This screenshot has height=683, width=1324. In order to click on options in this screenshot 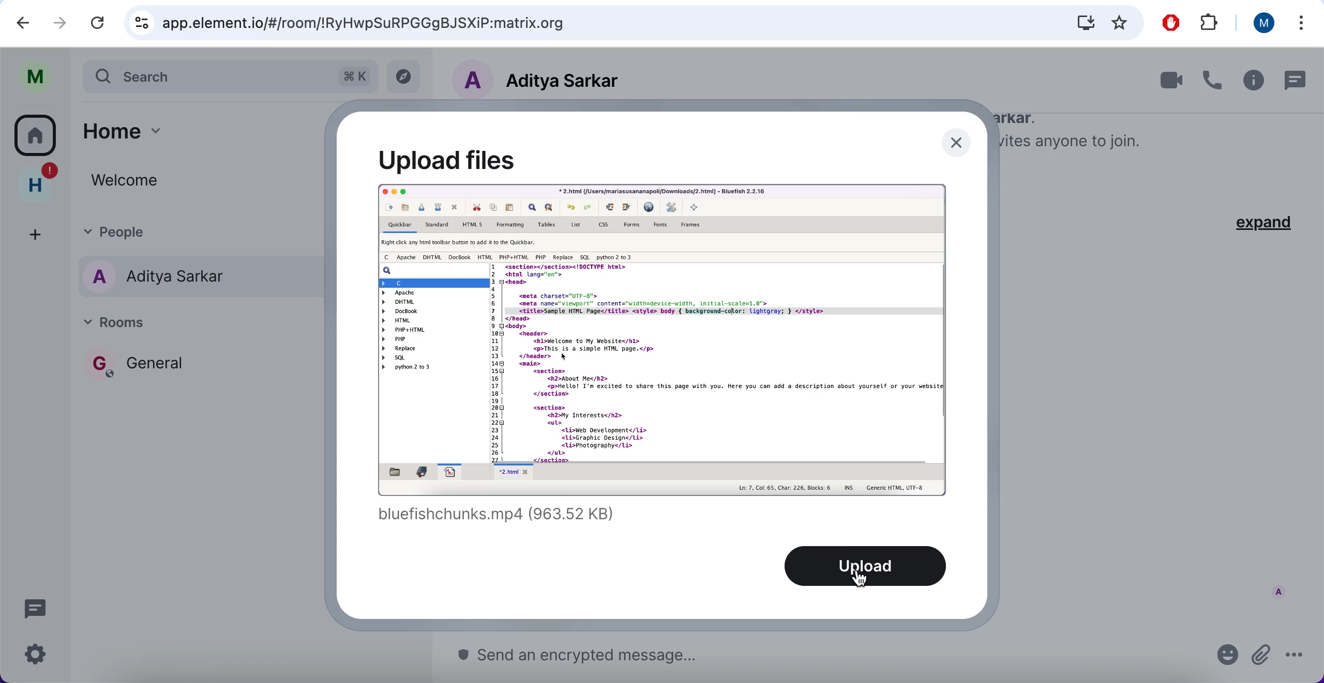, I will do `click(1300, 24)`.